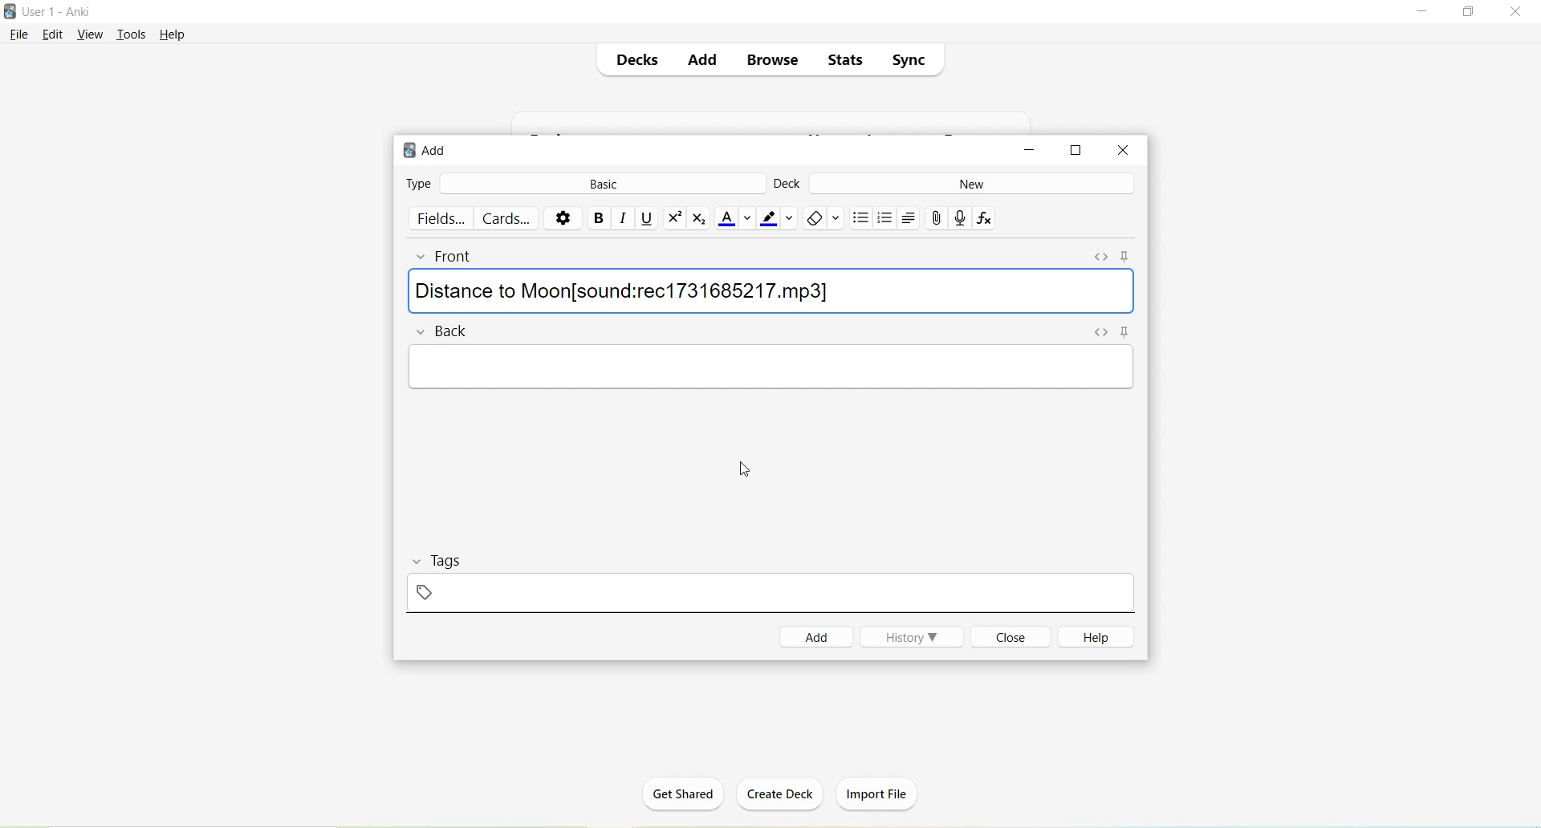  What do you see at coordinates (910, 218) in the screenshot?
I see `Alignment` at bounding box center [910, 218].